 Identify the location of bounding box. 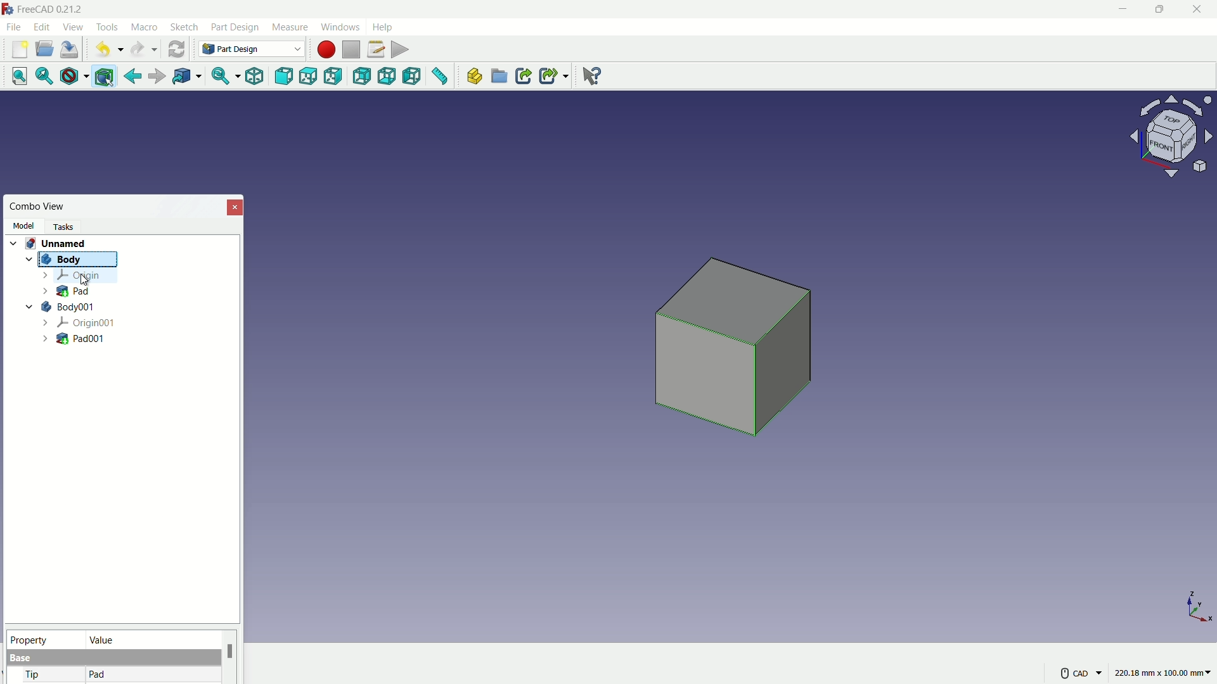
(106, 77).